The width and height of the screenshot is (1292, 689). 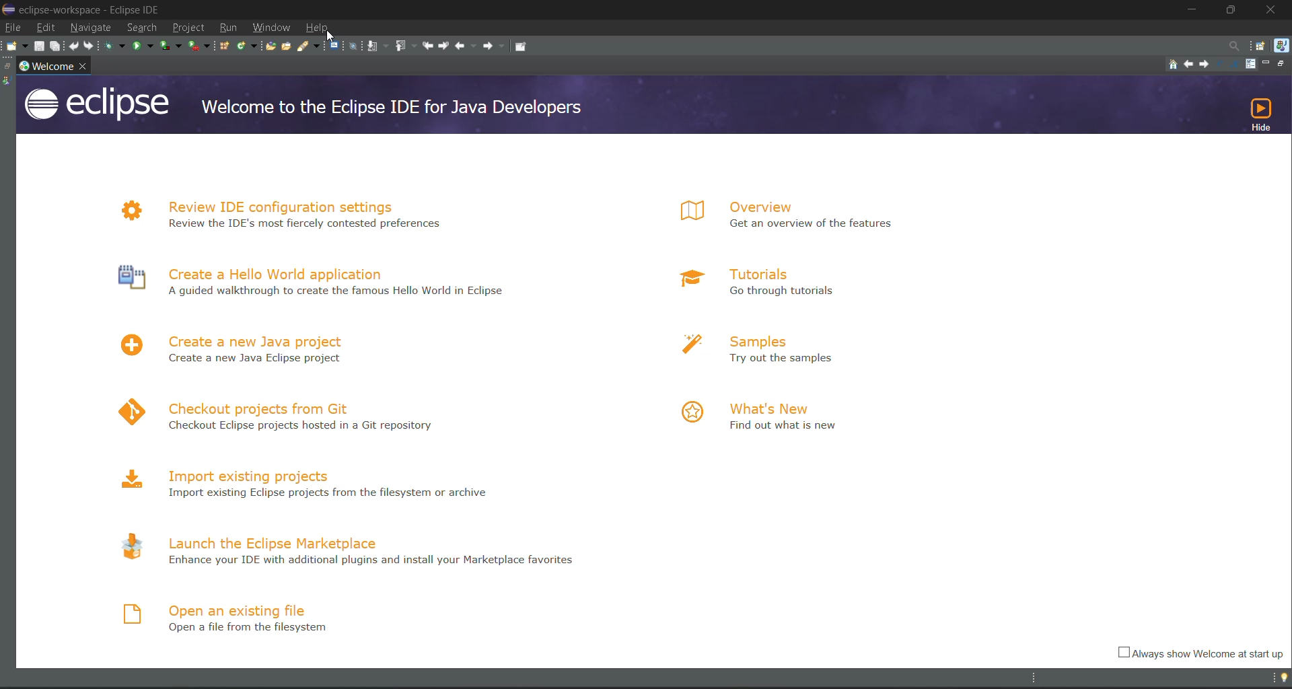 I want to click on launch the eclipse marketplace, so click(x=354, y=538).